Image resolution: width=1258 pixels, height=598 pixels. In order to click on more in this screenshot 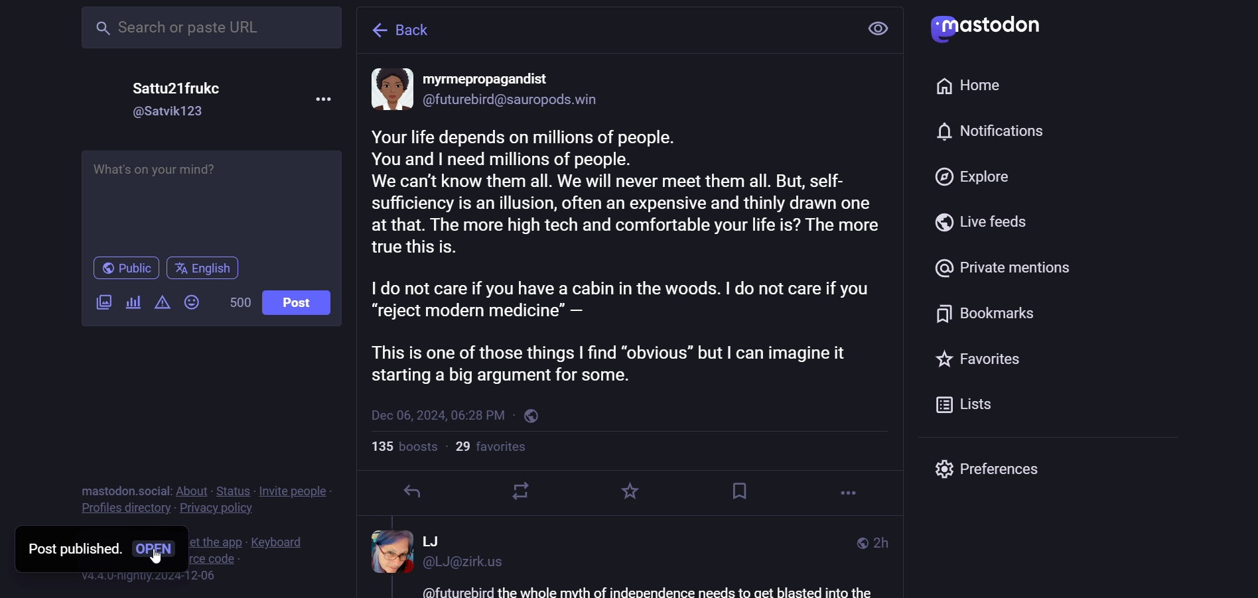, I will do `click(845, 493)`.